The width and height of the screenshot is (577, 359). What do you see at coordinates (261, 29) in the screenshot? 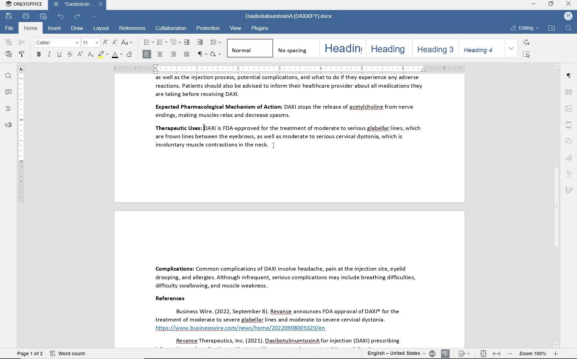
I see `plugins` at bounding box center [261, 29].